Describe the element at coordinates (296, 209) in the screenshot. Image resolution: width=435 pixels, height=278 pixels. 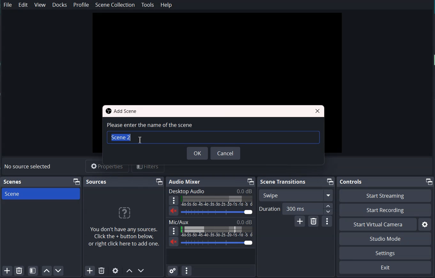
I see `Duration` at that location.